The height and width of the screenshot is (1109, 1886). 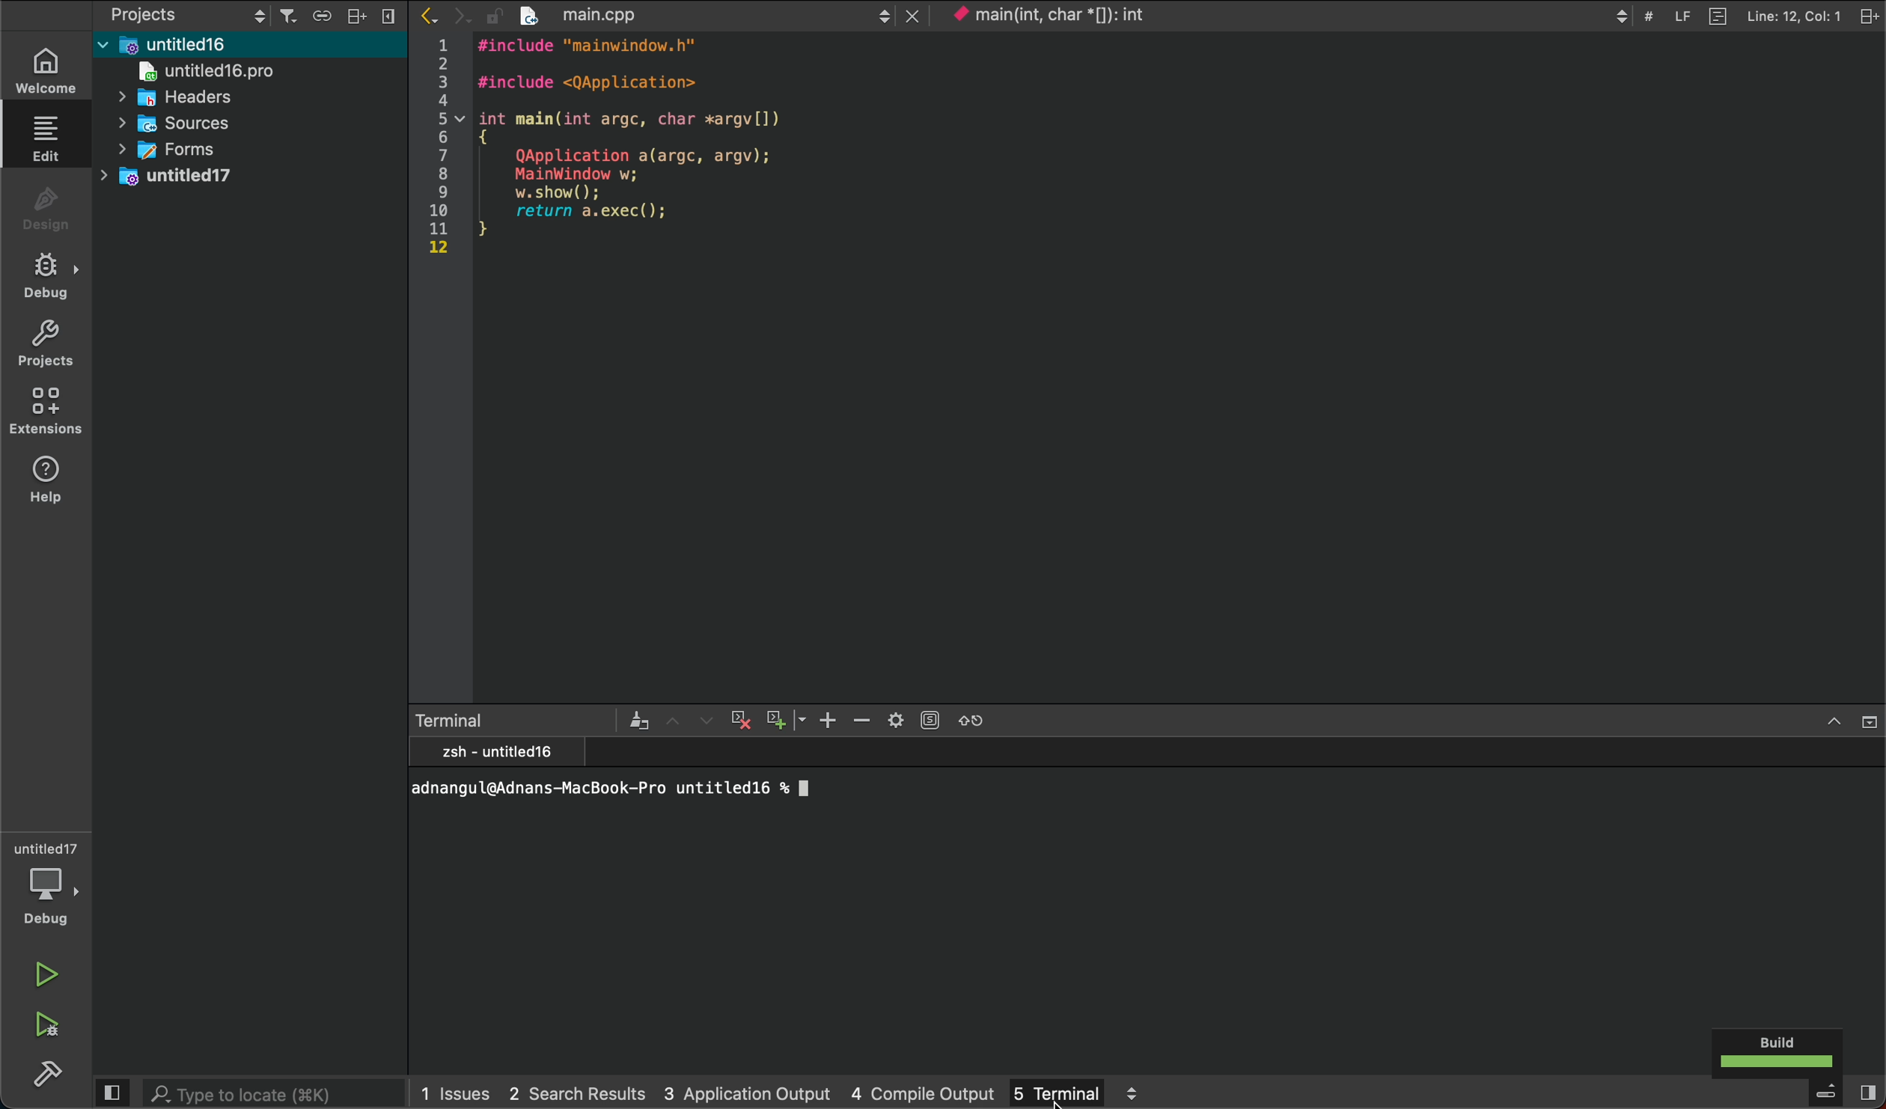 I want to click on Debugger , so click(x=48, y=882).